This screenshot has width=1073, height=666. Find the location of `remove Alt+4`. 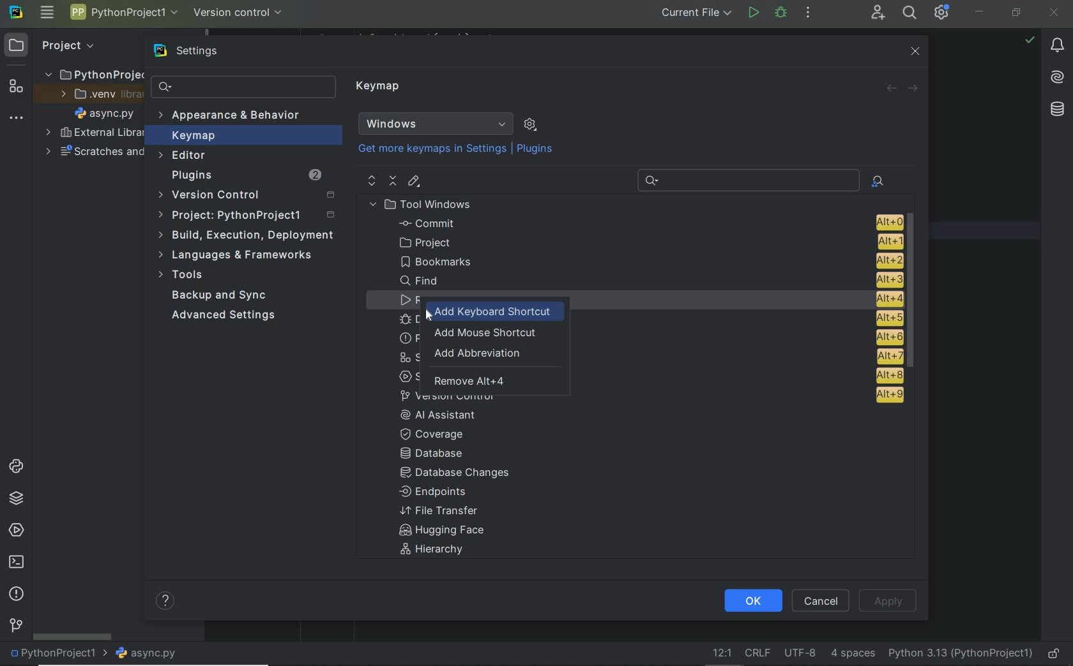

remove Alt+4 is located at coordinates (473, 381).